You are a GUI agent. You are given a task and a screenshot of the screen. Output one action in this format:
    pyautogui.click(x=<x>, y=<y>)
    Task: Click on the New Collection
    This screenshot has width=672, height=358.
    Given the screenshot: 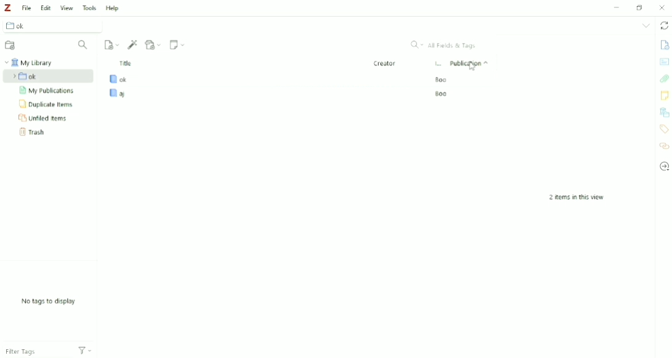 What is the action you would take?
    pyautogui.click(x=12, y=46)
    